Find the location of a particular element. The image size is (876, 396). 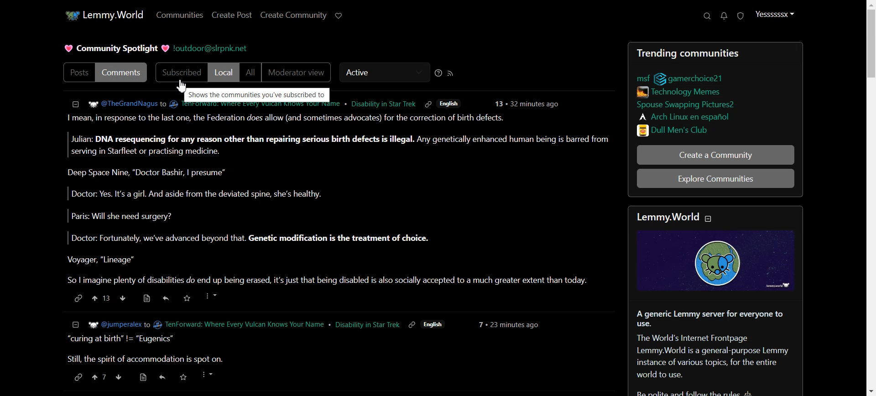

downvote is located at coordinates (122, 298).